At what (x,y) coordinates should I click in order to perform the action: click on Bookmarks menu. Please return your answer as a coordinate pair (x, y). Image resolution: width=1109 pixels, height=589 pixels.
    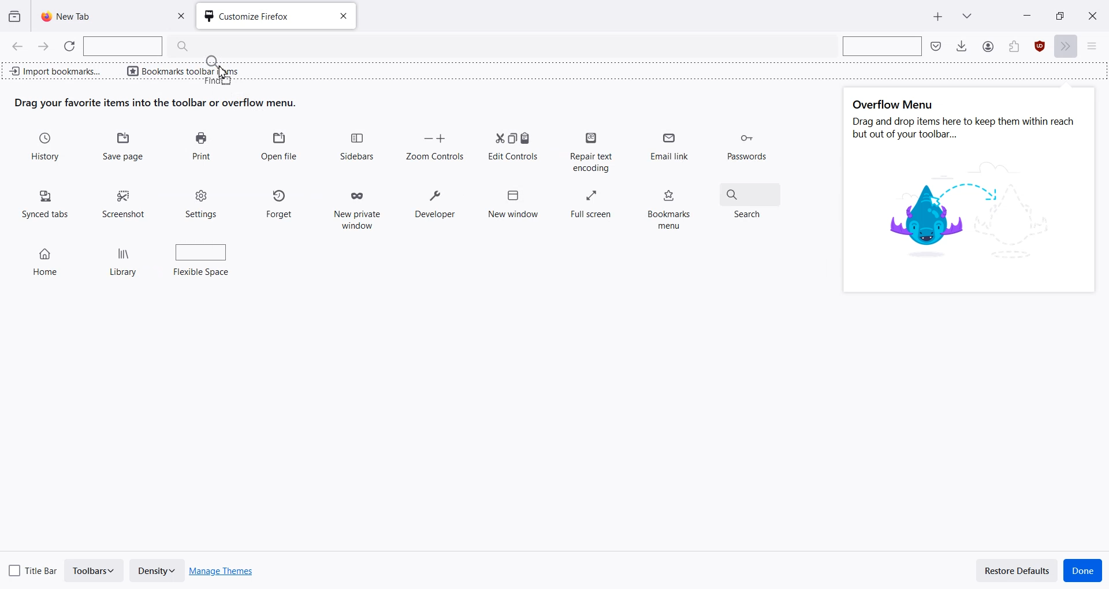
    Looking at the image, I should click on (669, 205).